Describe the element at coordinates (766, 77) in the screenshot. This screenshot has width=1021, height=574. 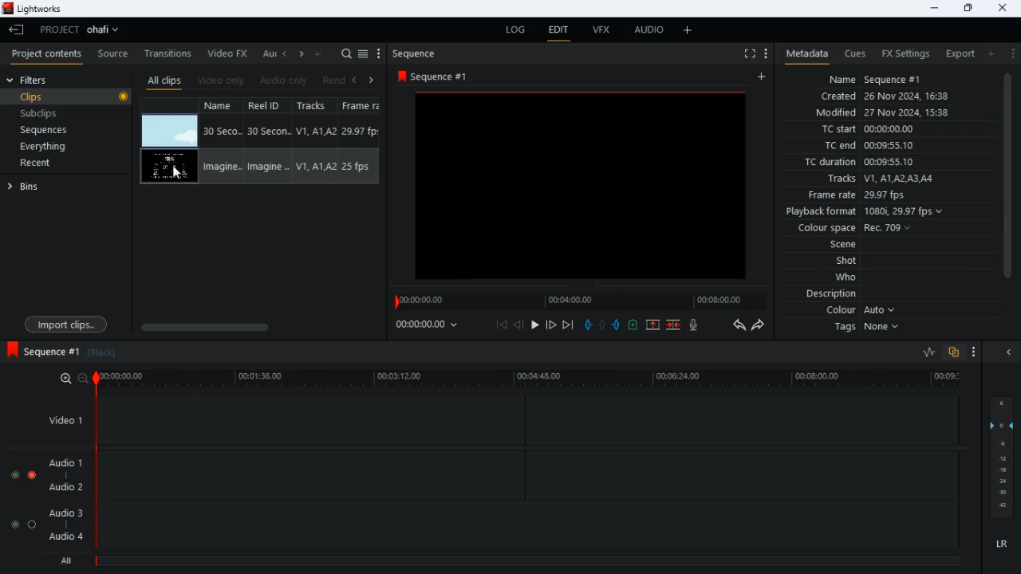
I see `add` at that location.